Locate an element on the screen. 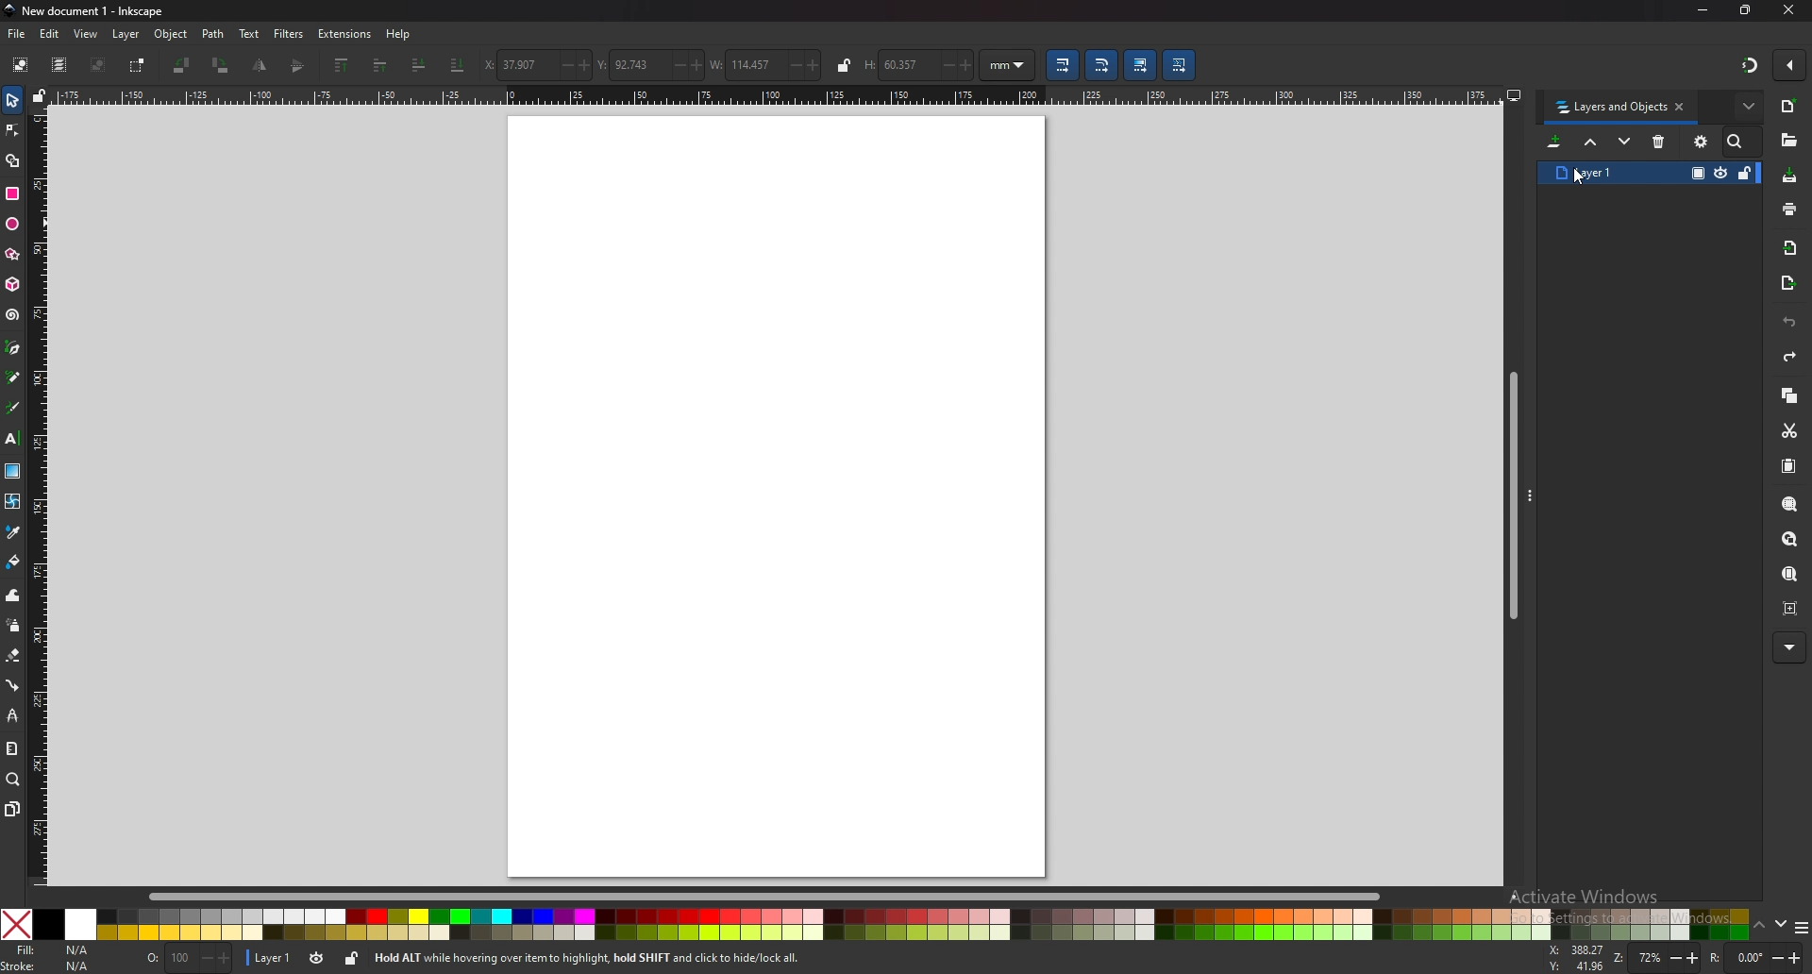  y coordinates is located at coordinates (629, 64).